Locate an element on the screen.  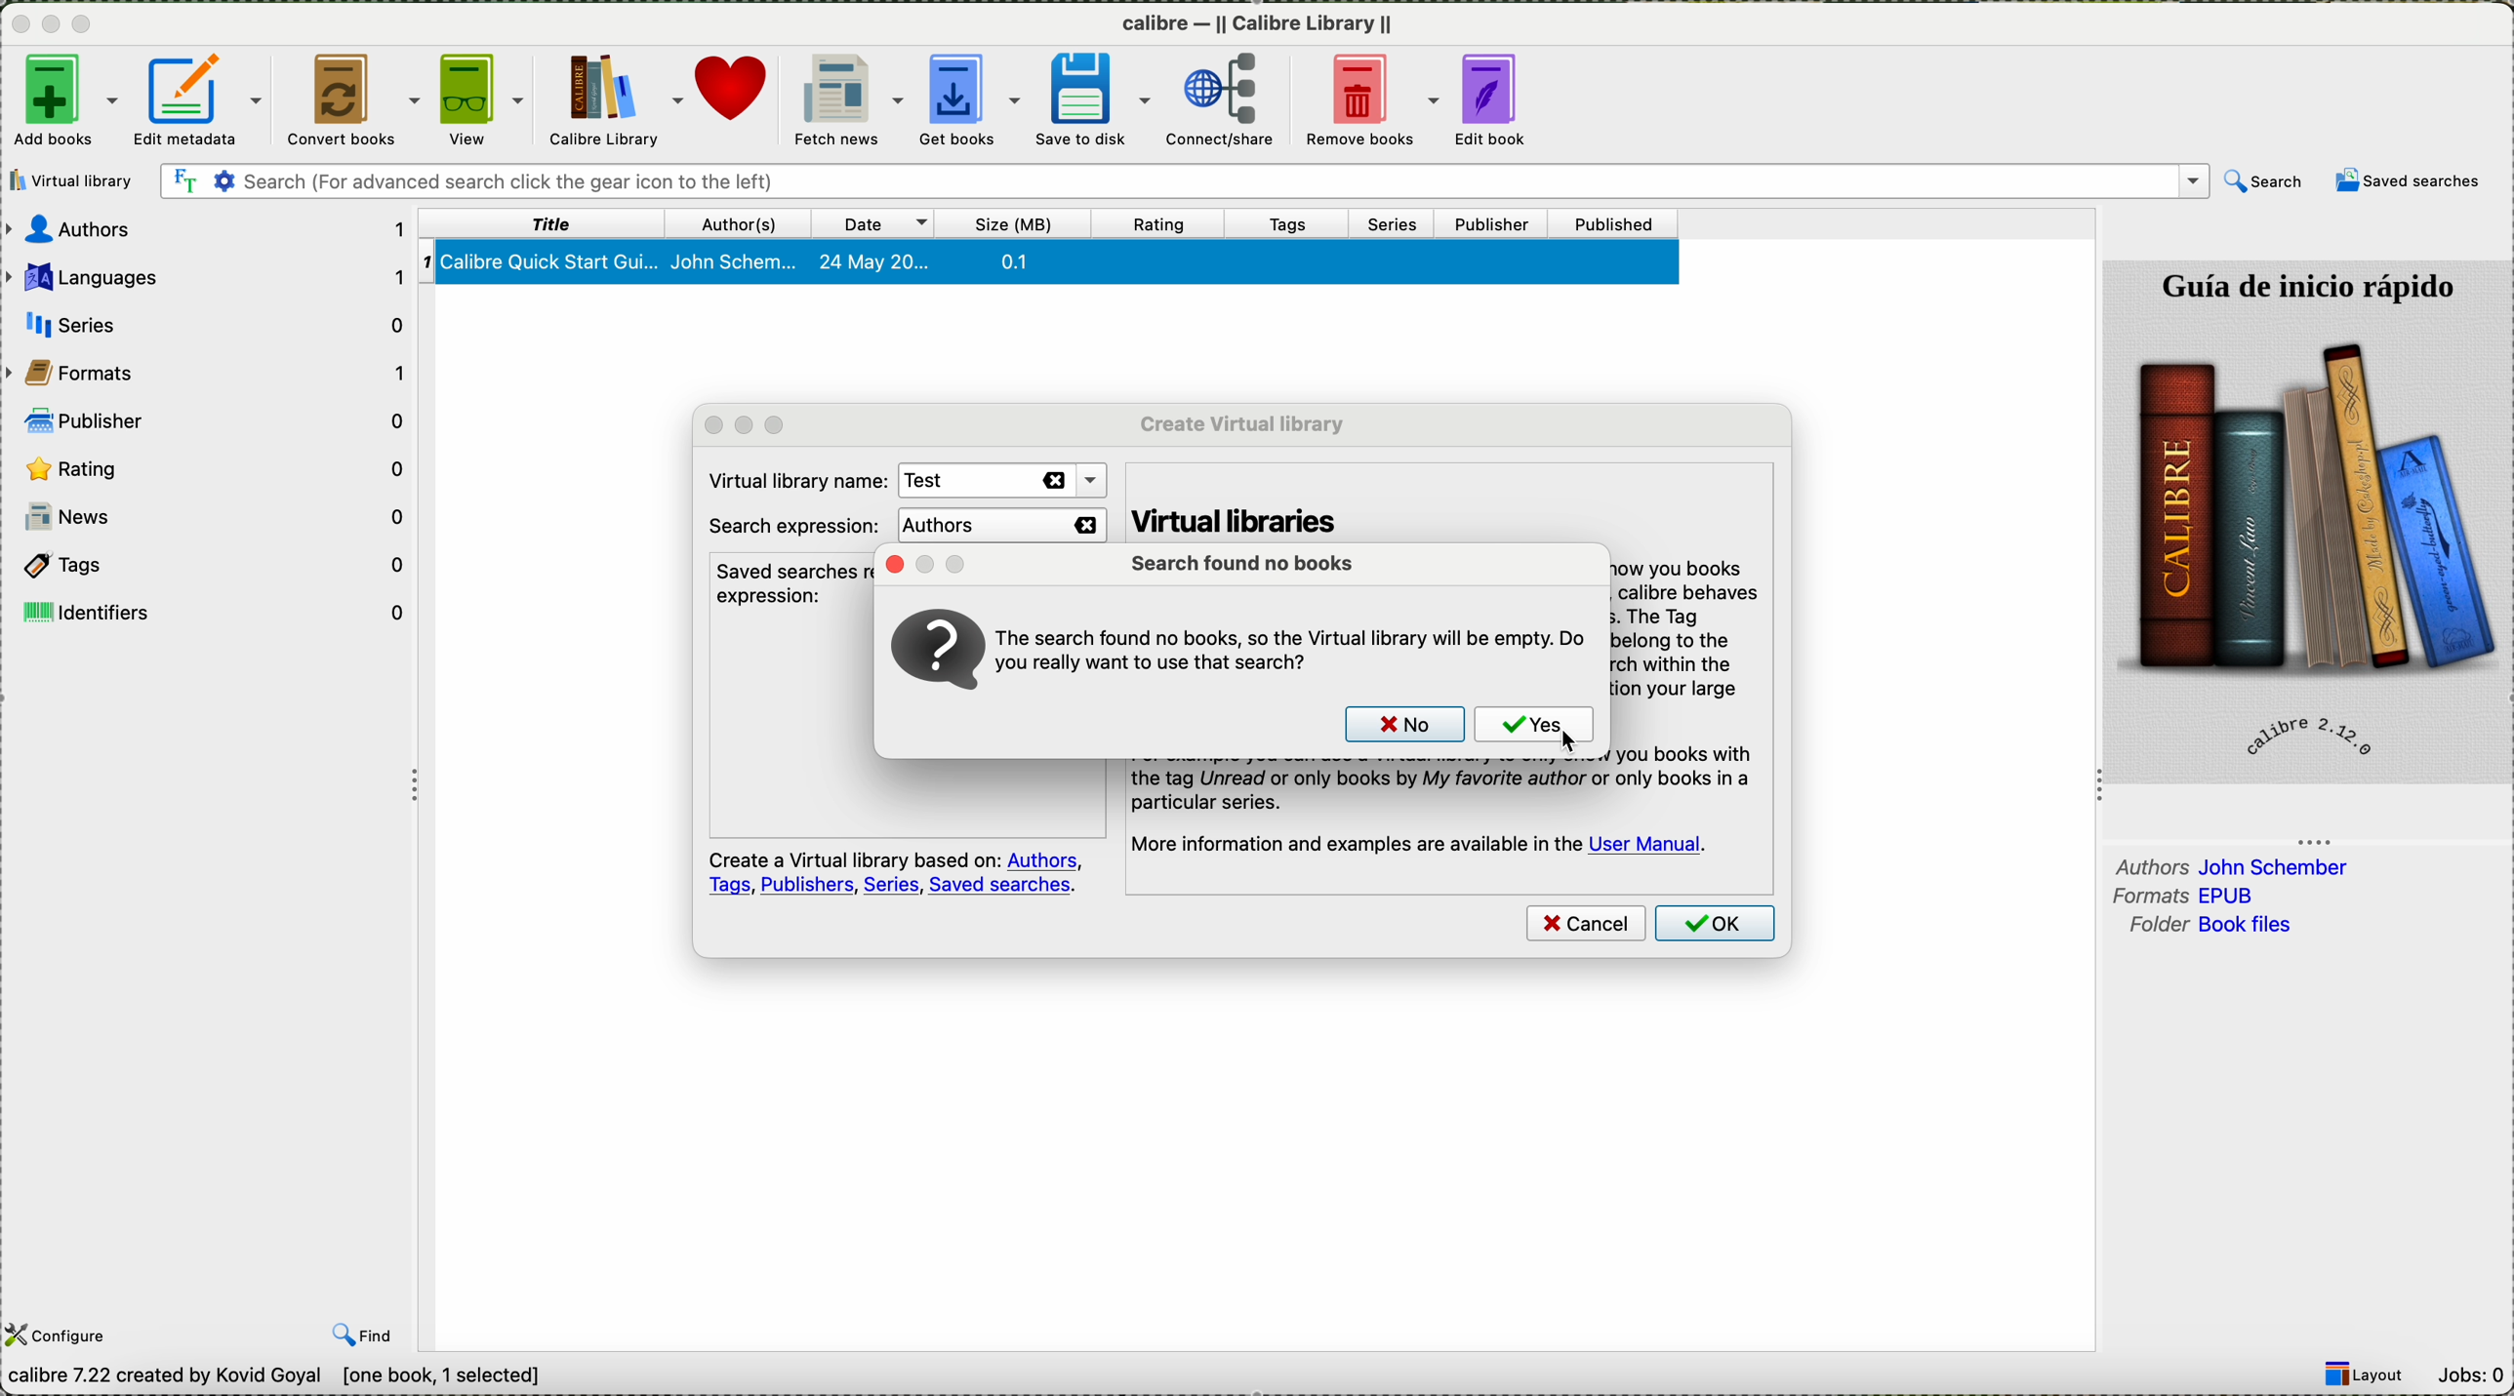
Jobs: 0 is located at coordinates (2475, 1375).